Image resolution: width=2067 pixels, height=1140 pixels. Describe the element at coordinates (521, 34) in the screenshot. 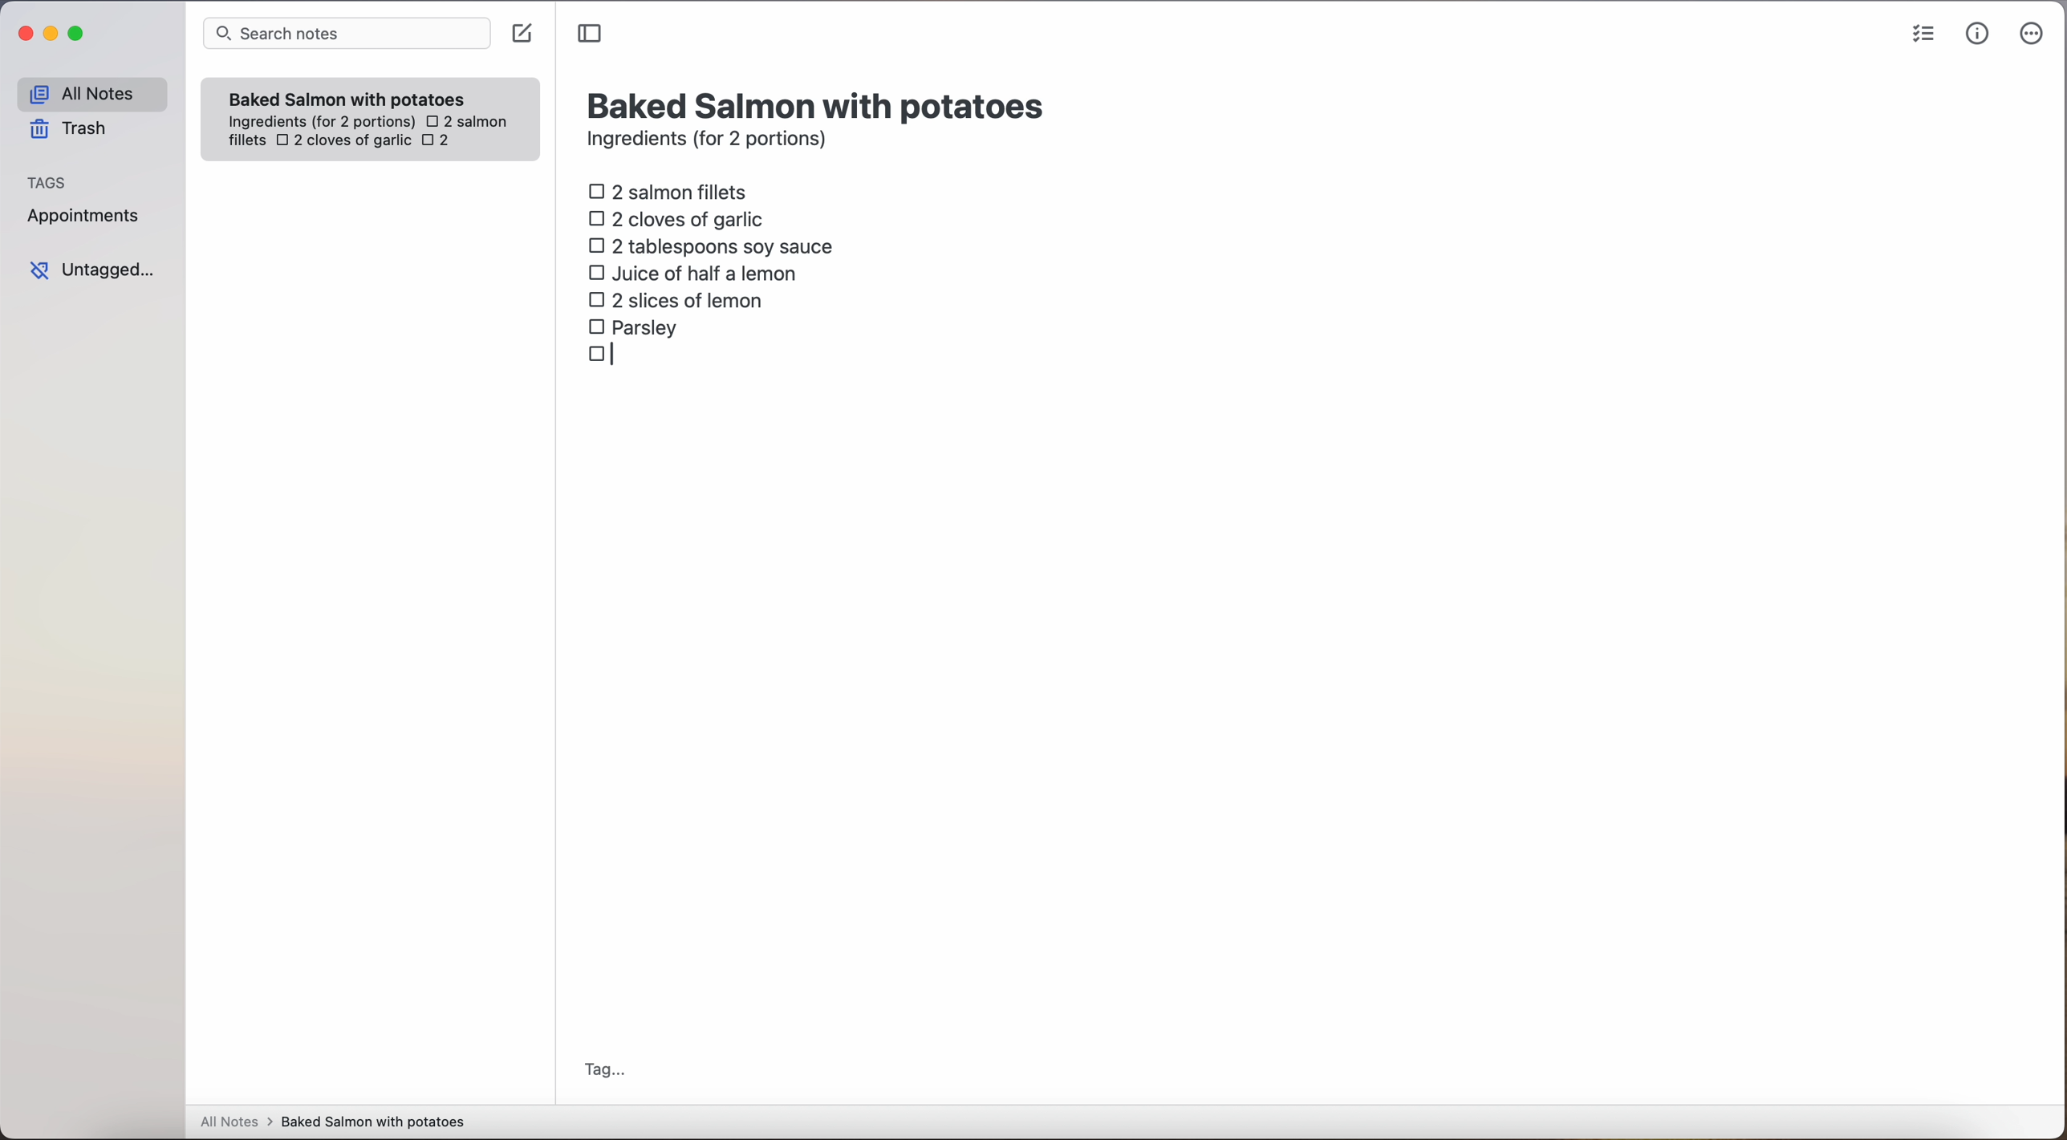

I see `create note` at that location.